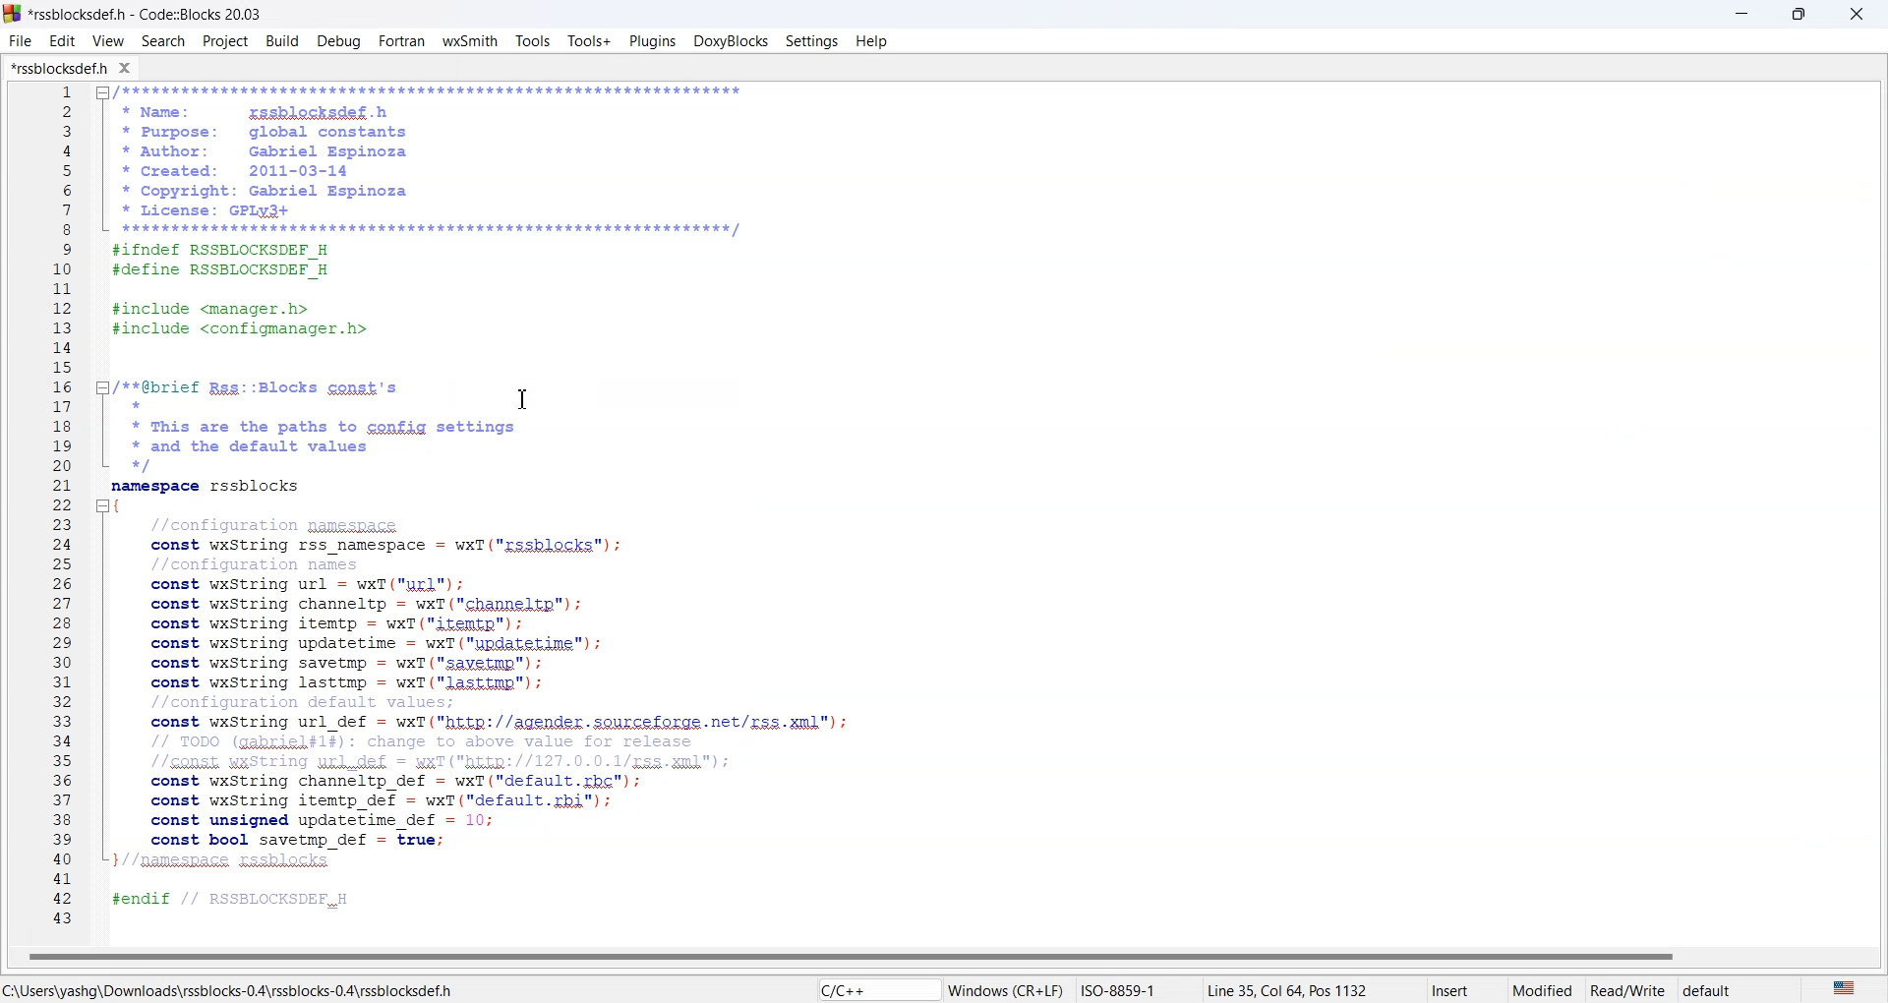 The image size is (1888, 1003). I want to click on Edit, so click(62, 41).